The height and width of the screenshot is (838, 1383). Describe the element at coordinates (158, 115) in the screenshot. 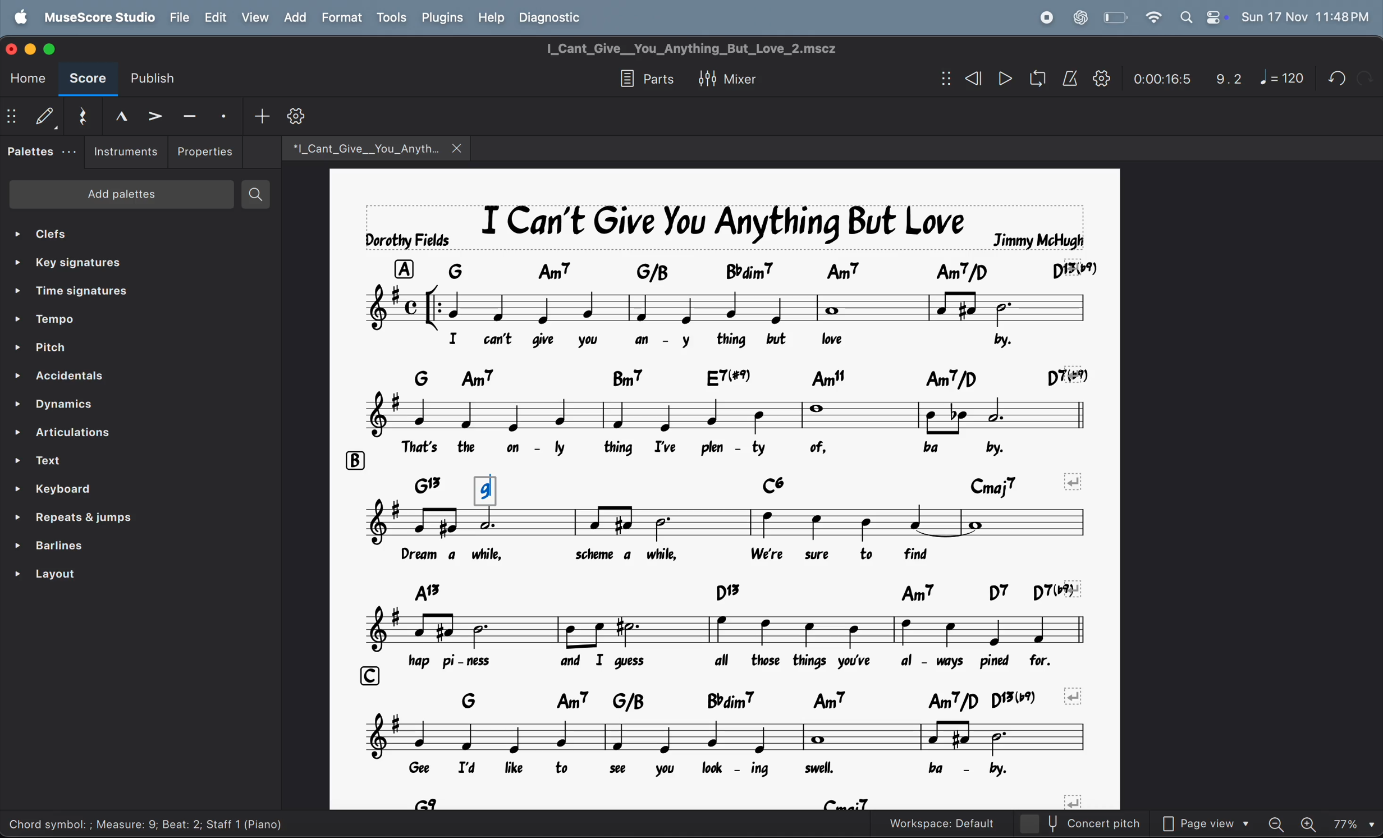

I see `accent` at that location.